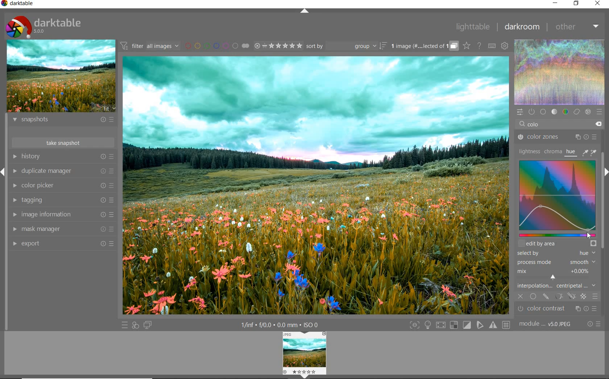  Describe the element at coordinates (565, 112) in the screenshot. I see `color` at that location.